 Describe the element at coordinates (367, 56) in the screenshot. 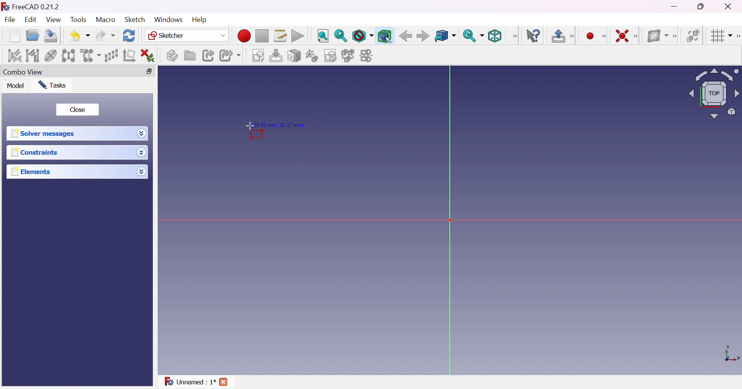

I see `Mirror sketch...` at that location.